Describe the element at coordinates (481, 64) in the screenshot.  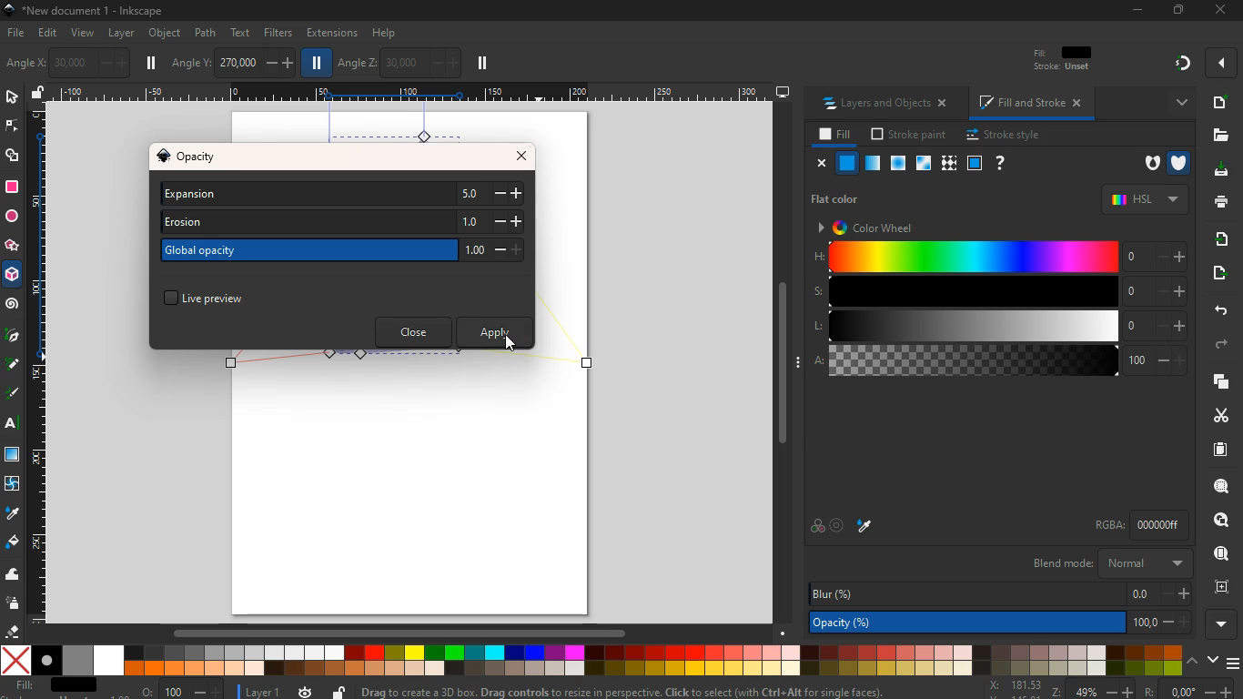
I see `pause` at that location.